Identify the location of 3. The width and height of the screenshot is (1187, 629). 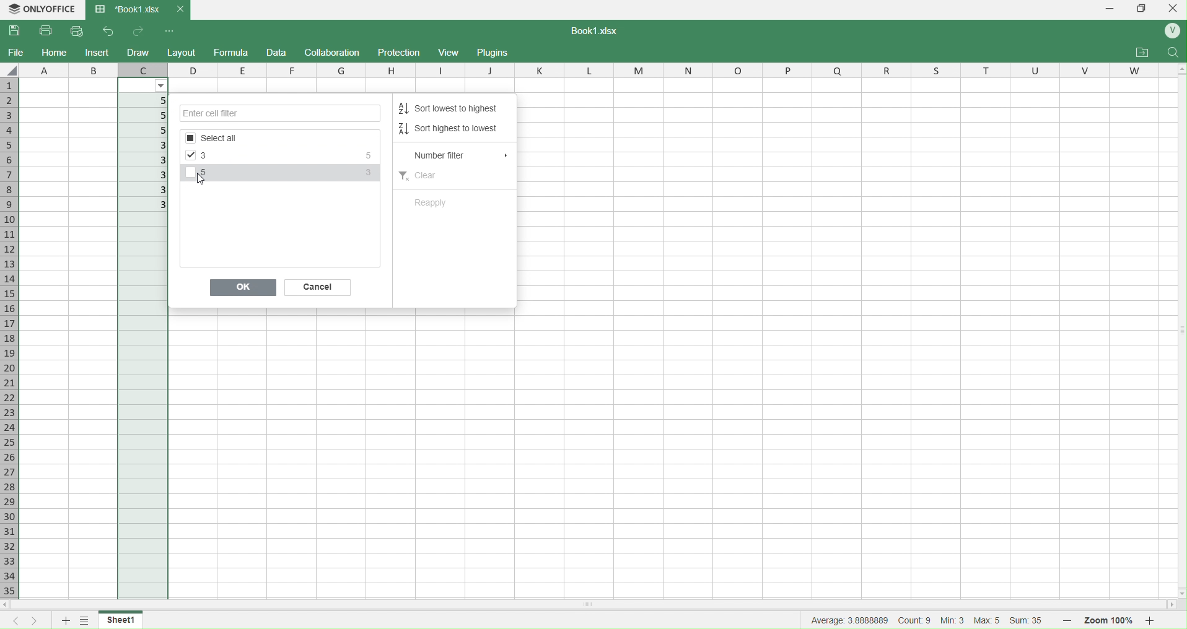
(146, 145).